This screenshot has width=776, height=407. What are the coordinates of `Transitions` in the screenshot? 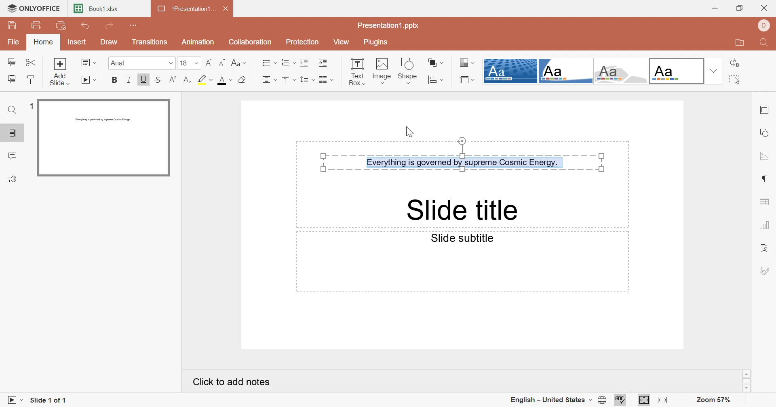 It's located at (150, 42).